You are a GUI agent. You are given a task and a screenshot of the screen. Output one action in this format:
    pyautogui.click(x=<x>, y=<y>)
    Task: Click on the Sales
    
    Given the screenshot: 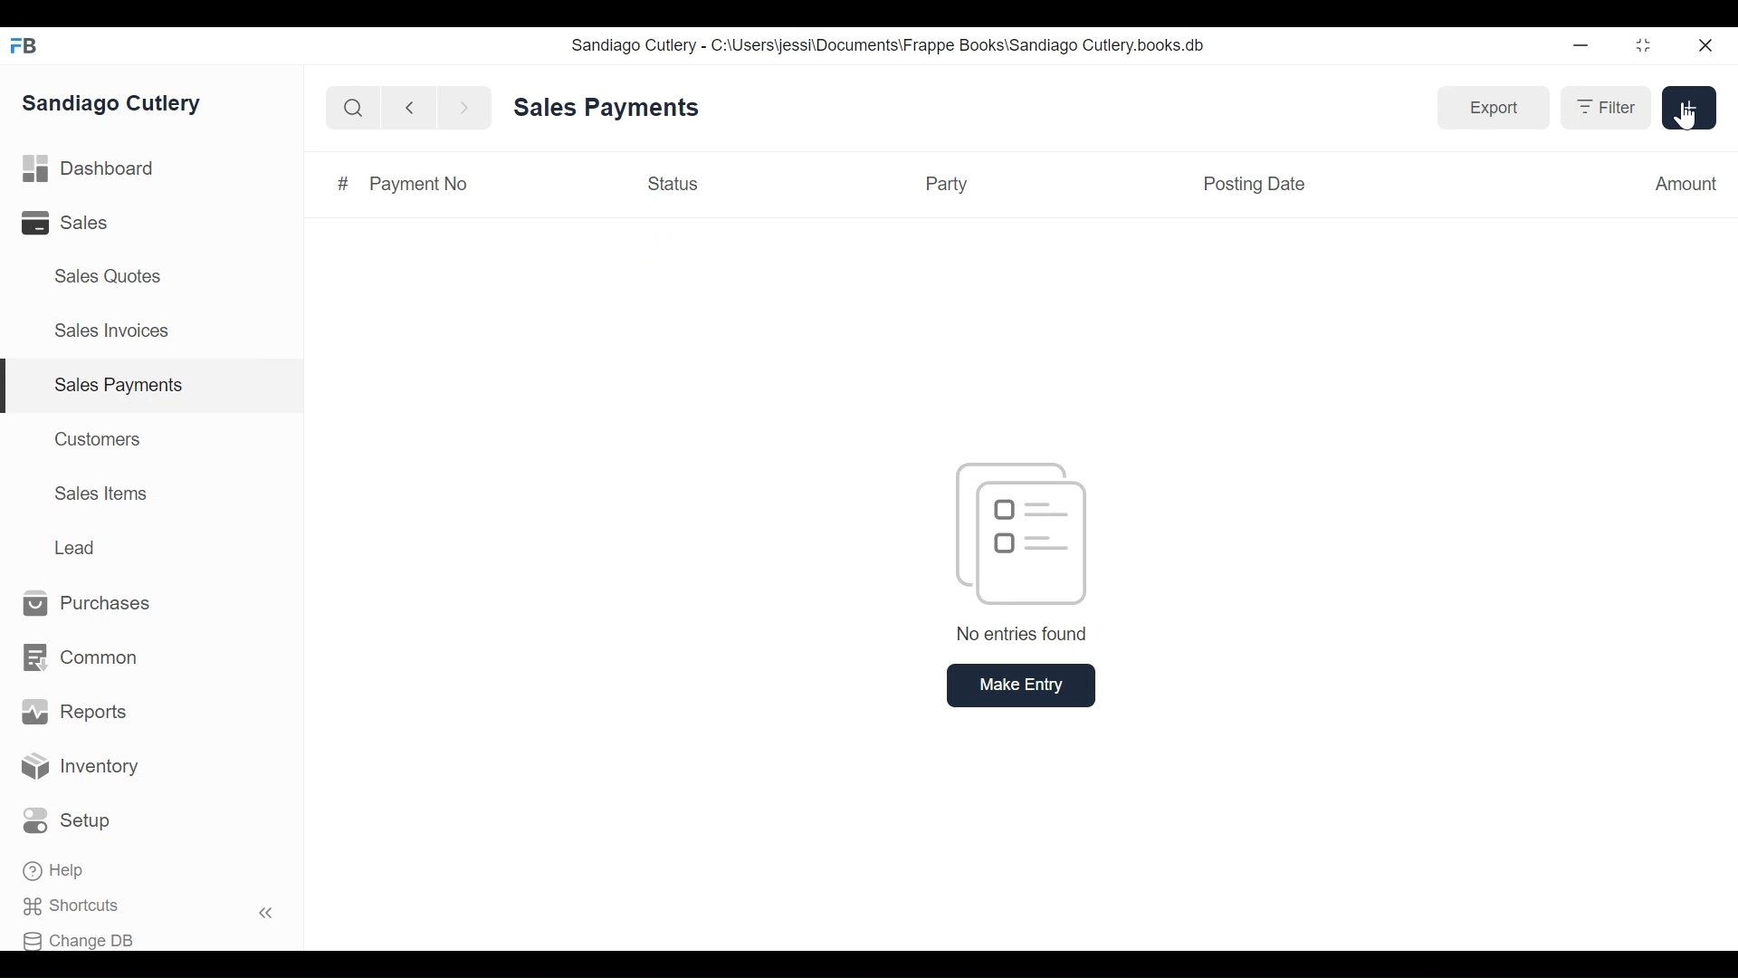 What is the action you would take?
    pyautogui.click(x=78, y=223)
    